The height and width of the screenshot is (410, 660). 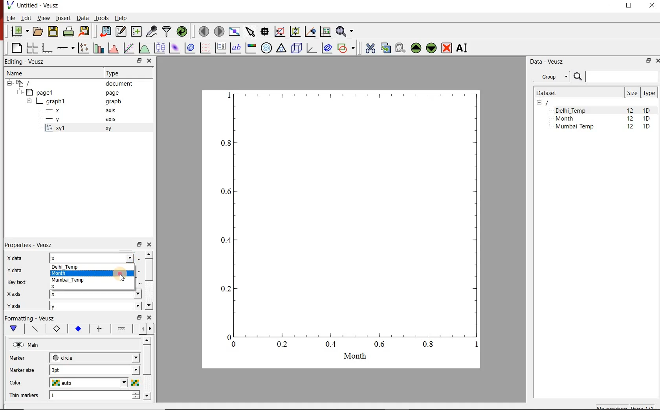 I want to click on Key text, so click(x=16, y=283).